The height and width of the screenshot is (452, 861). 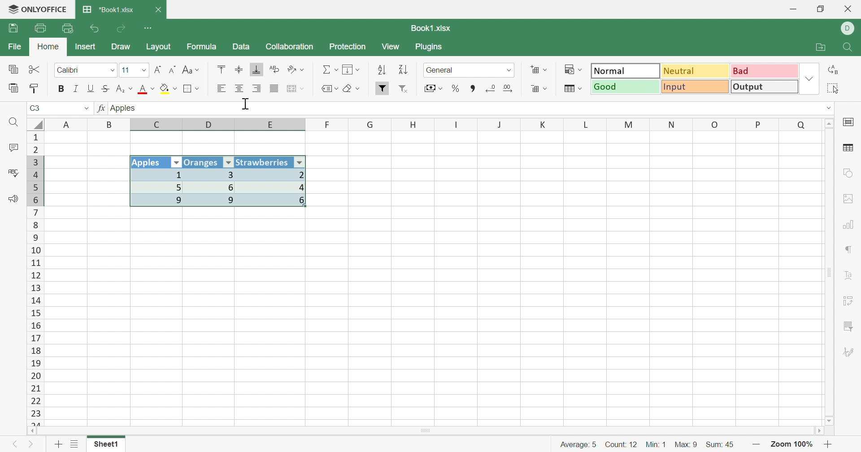 What do you see at coordinates (191, 89) in the screenshot?
I see `Borders` at bounding box center [191, 89].